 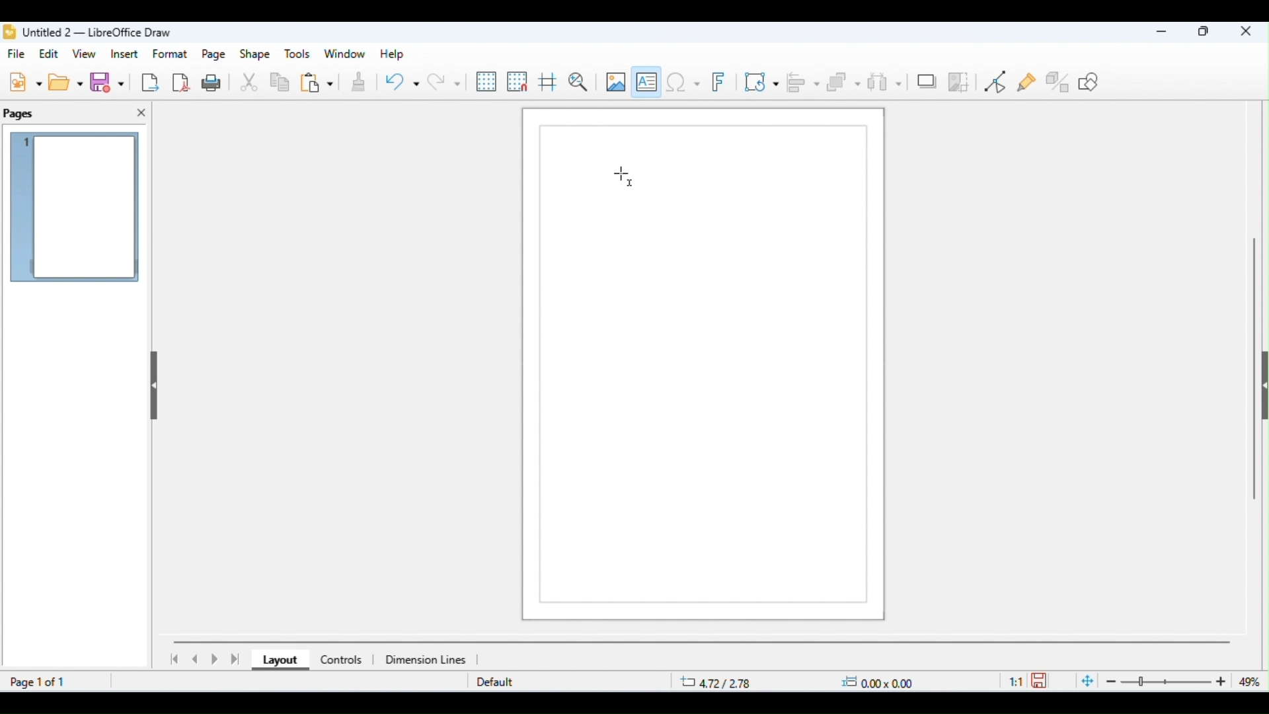 What do you see at coordinates (927, 80) in the screenshot?
I see `shadow` at bounding box center [927, 80].